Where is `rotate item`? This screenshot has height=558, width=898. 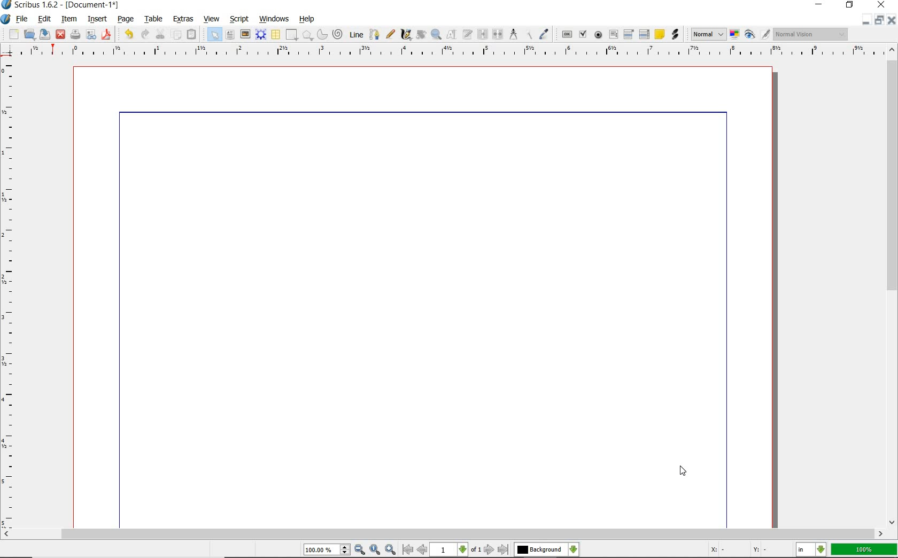
rotate item is located at coordinates (421, 35).